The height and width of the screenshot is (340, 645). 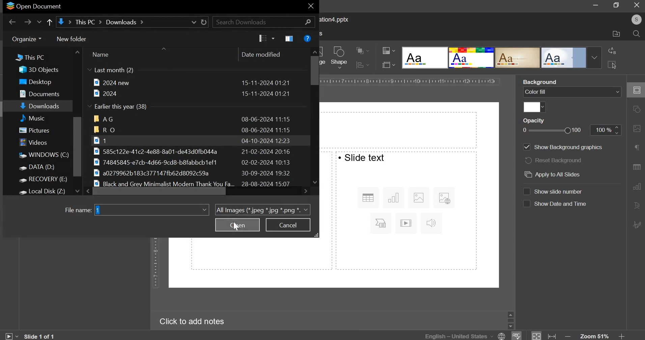 I want to click on design, so click(x=564, y=58).